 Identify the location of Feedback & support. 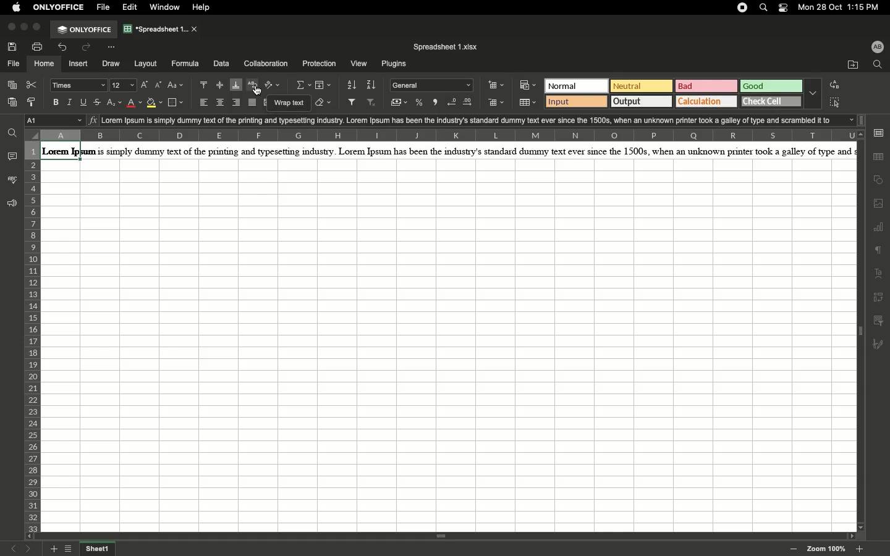
(10, 204).